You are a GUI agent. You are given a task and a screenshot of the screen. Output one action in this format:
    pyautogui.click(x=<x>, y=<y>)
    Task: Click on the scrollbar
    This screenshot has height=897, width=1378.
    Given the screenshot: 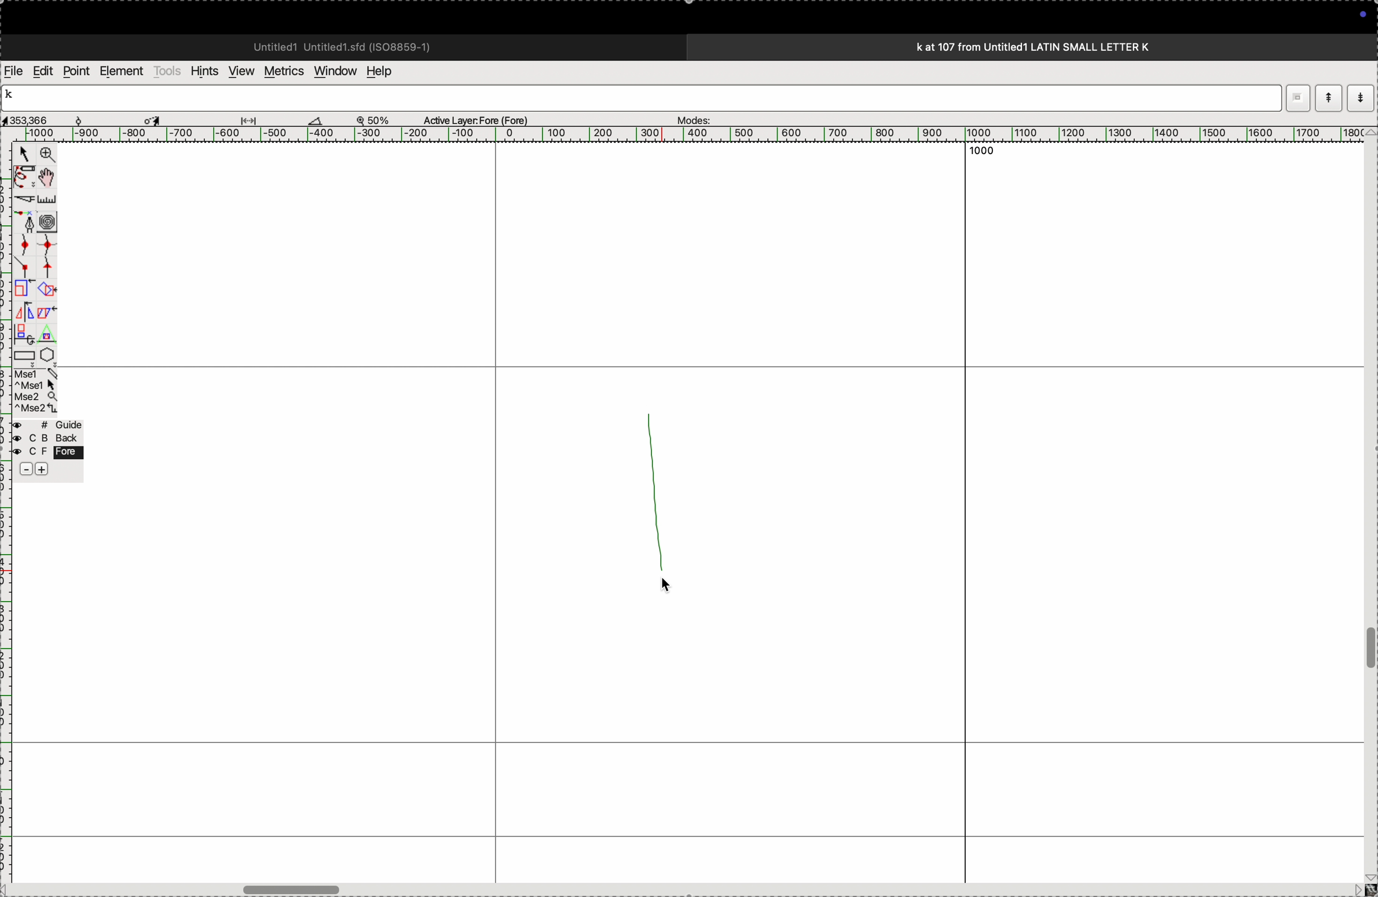 What is the action you would take?
    pyautogui.click(x=294, y=885)
    